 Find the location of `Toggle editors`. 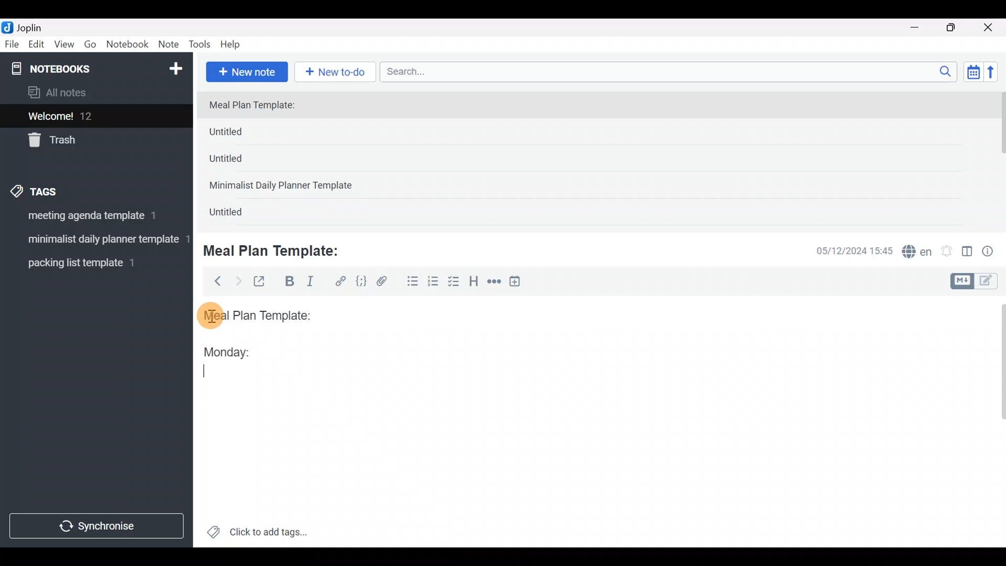

Toggle editors is located at coordinates (977, 280).